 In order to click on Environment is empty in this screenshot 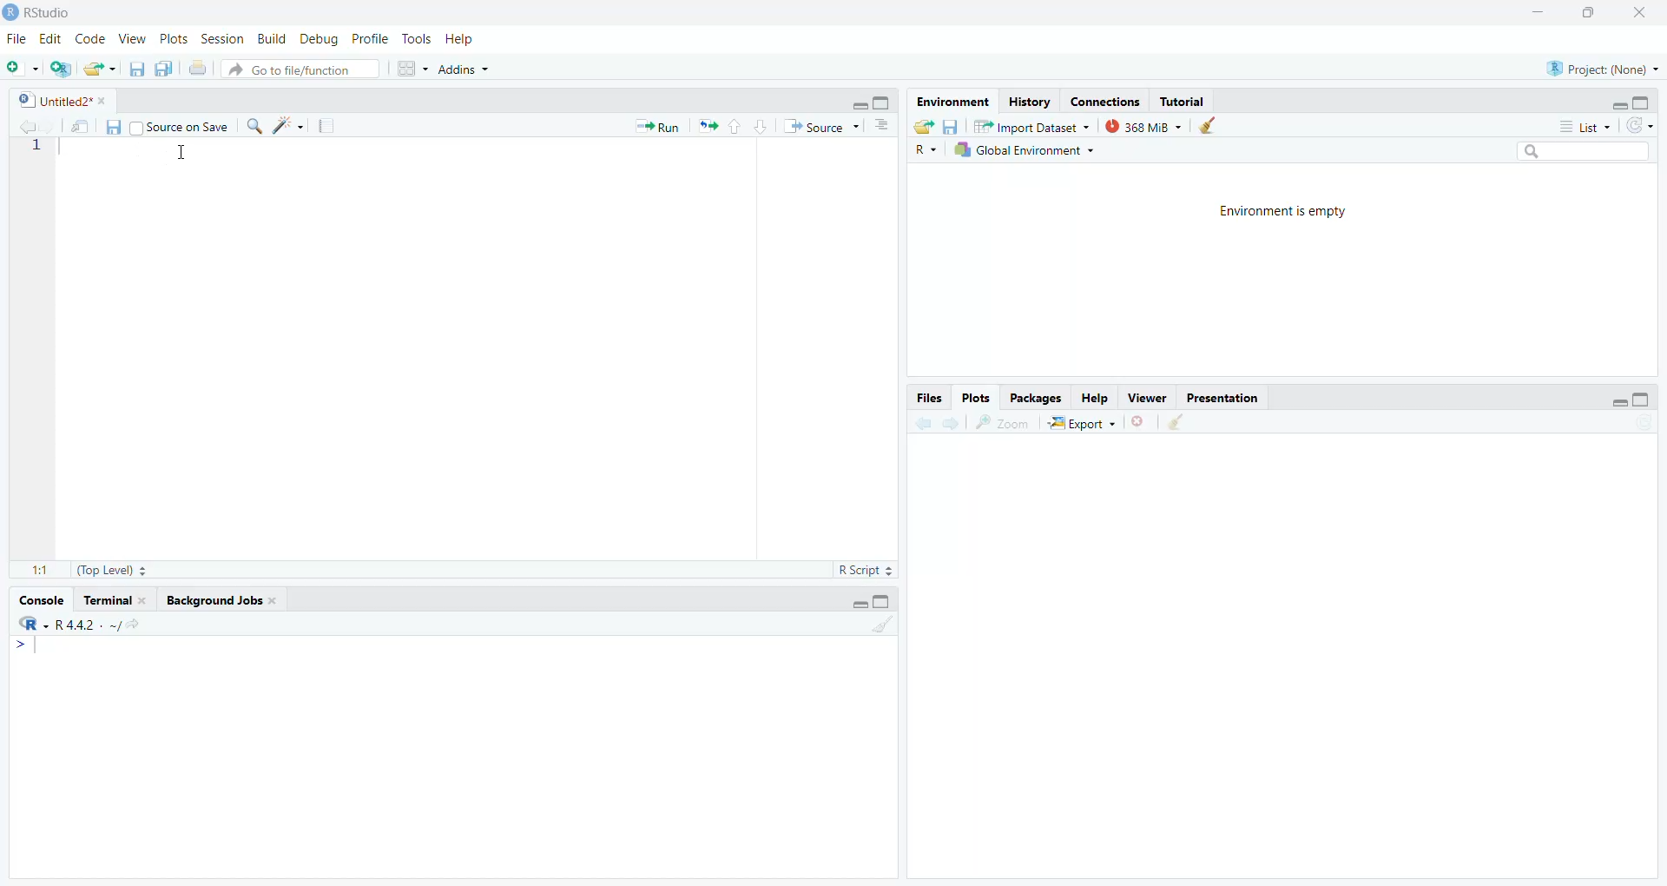, I will do `click(1290, 212)`.